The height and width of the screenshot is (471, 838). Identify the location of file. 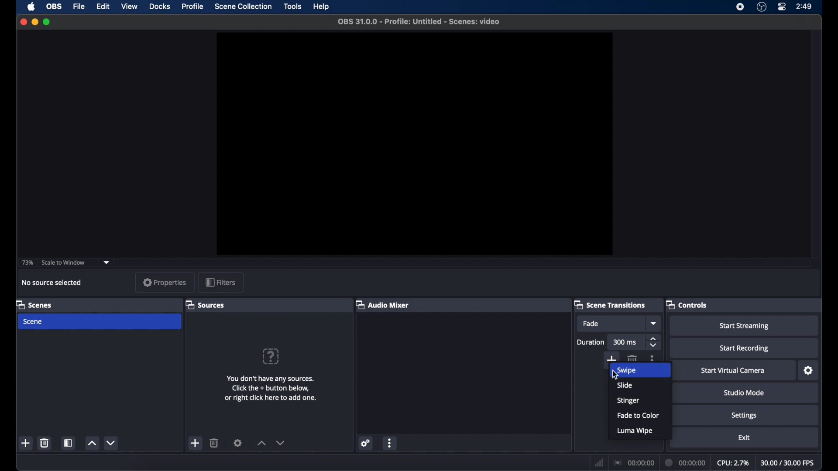
(79, 6).